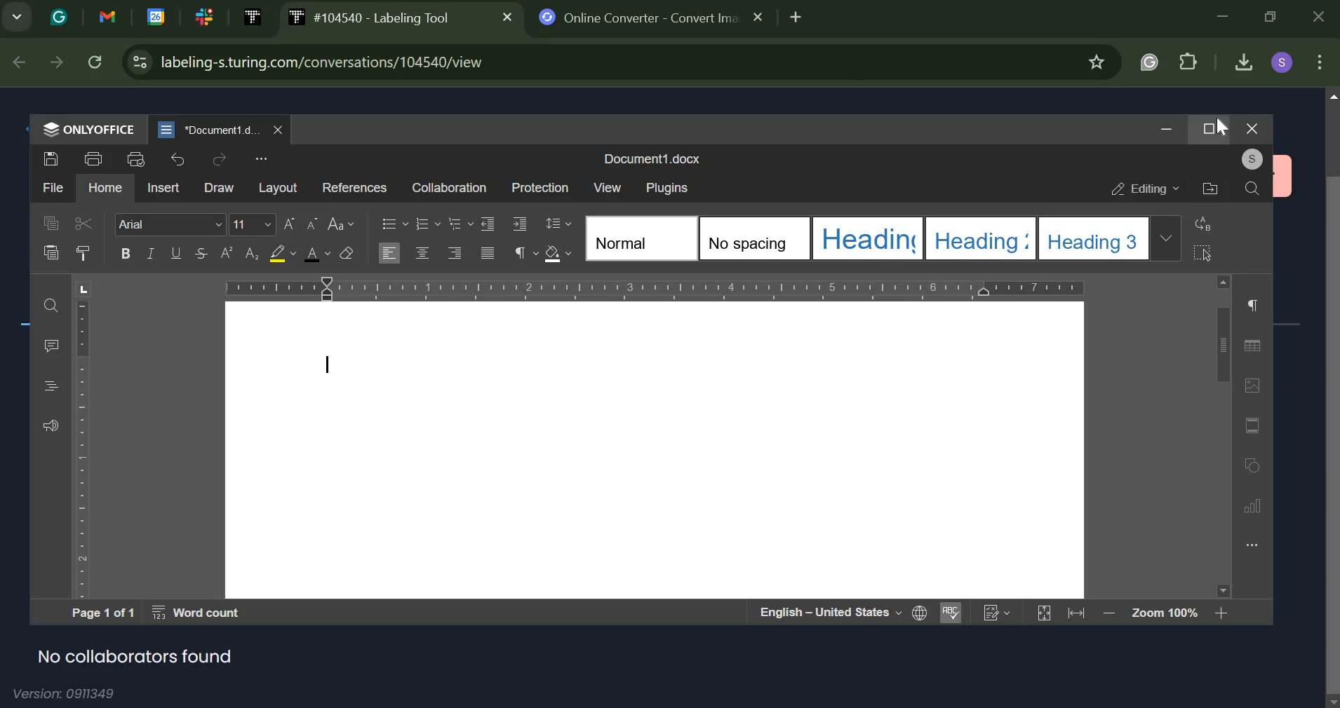 The height and width of the screenshot is (708, 1340). What do you see at coordinates (1096, 238) in the screenshot?
I see `Heading 3` at bounding box center [1096, 238].